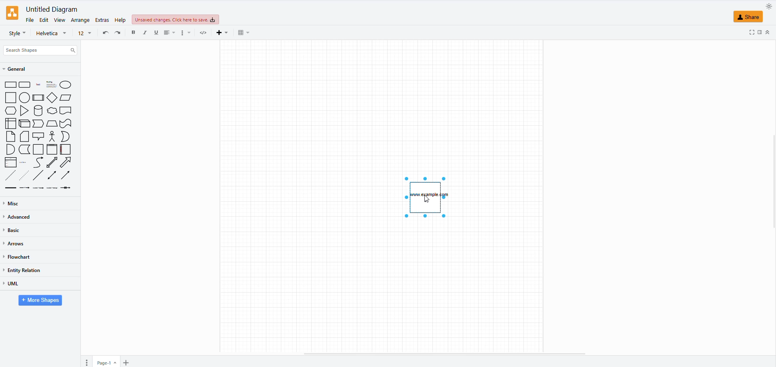 The image size is (776, 367). What do you see at coordinates (25, 85) in the screenshot?
I see `rounded rectangle` at bounding box center [25, 85].